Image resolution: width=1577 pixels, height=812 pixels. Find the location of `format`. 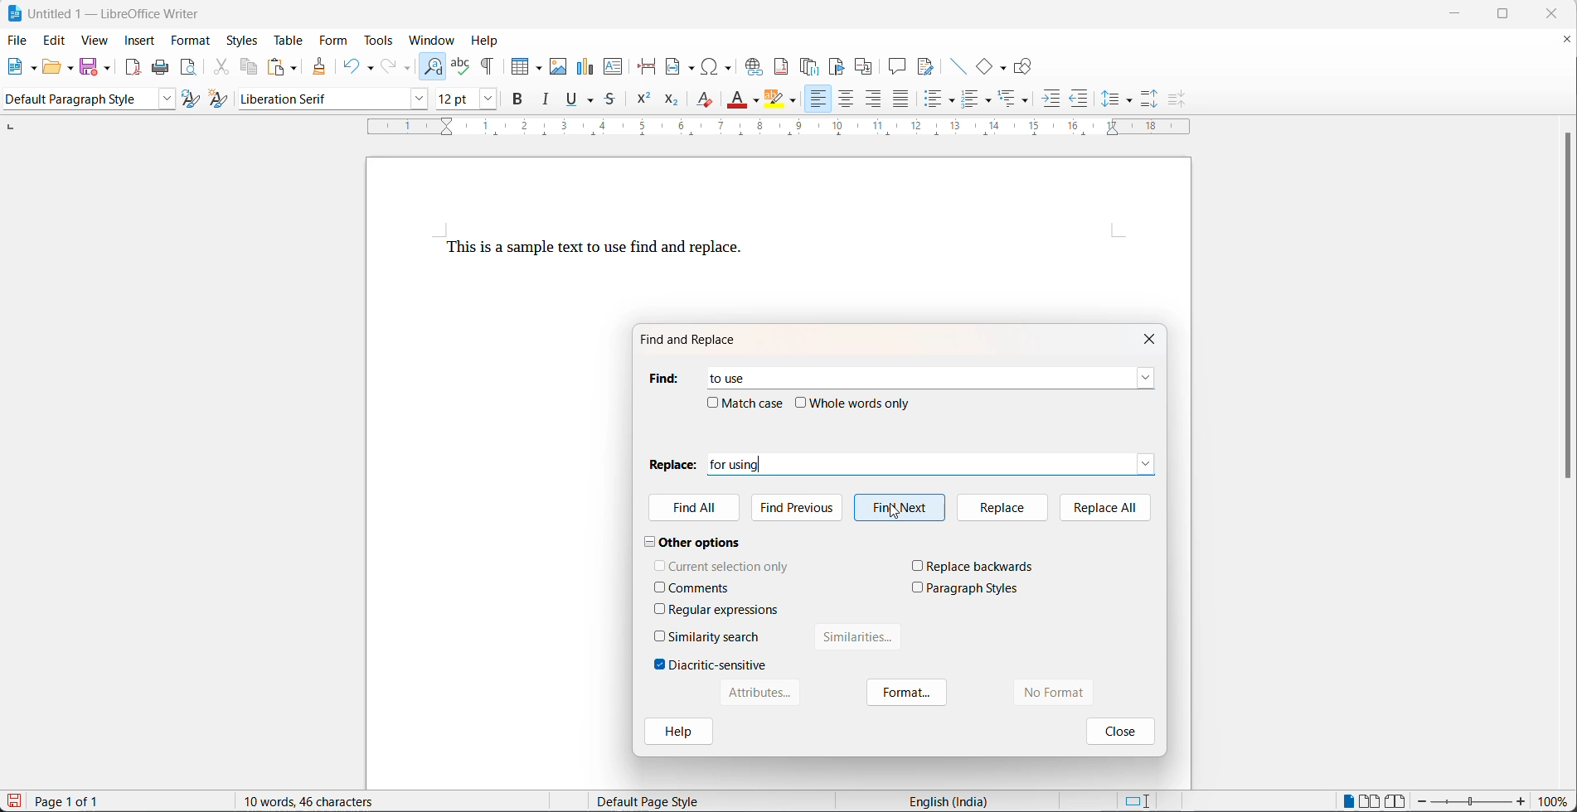

format is located at coordinates (192, 41).